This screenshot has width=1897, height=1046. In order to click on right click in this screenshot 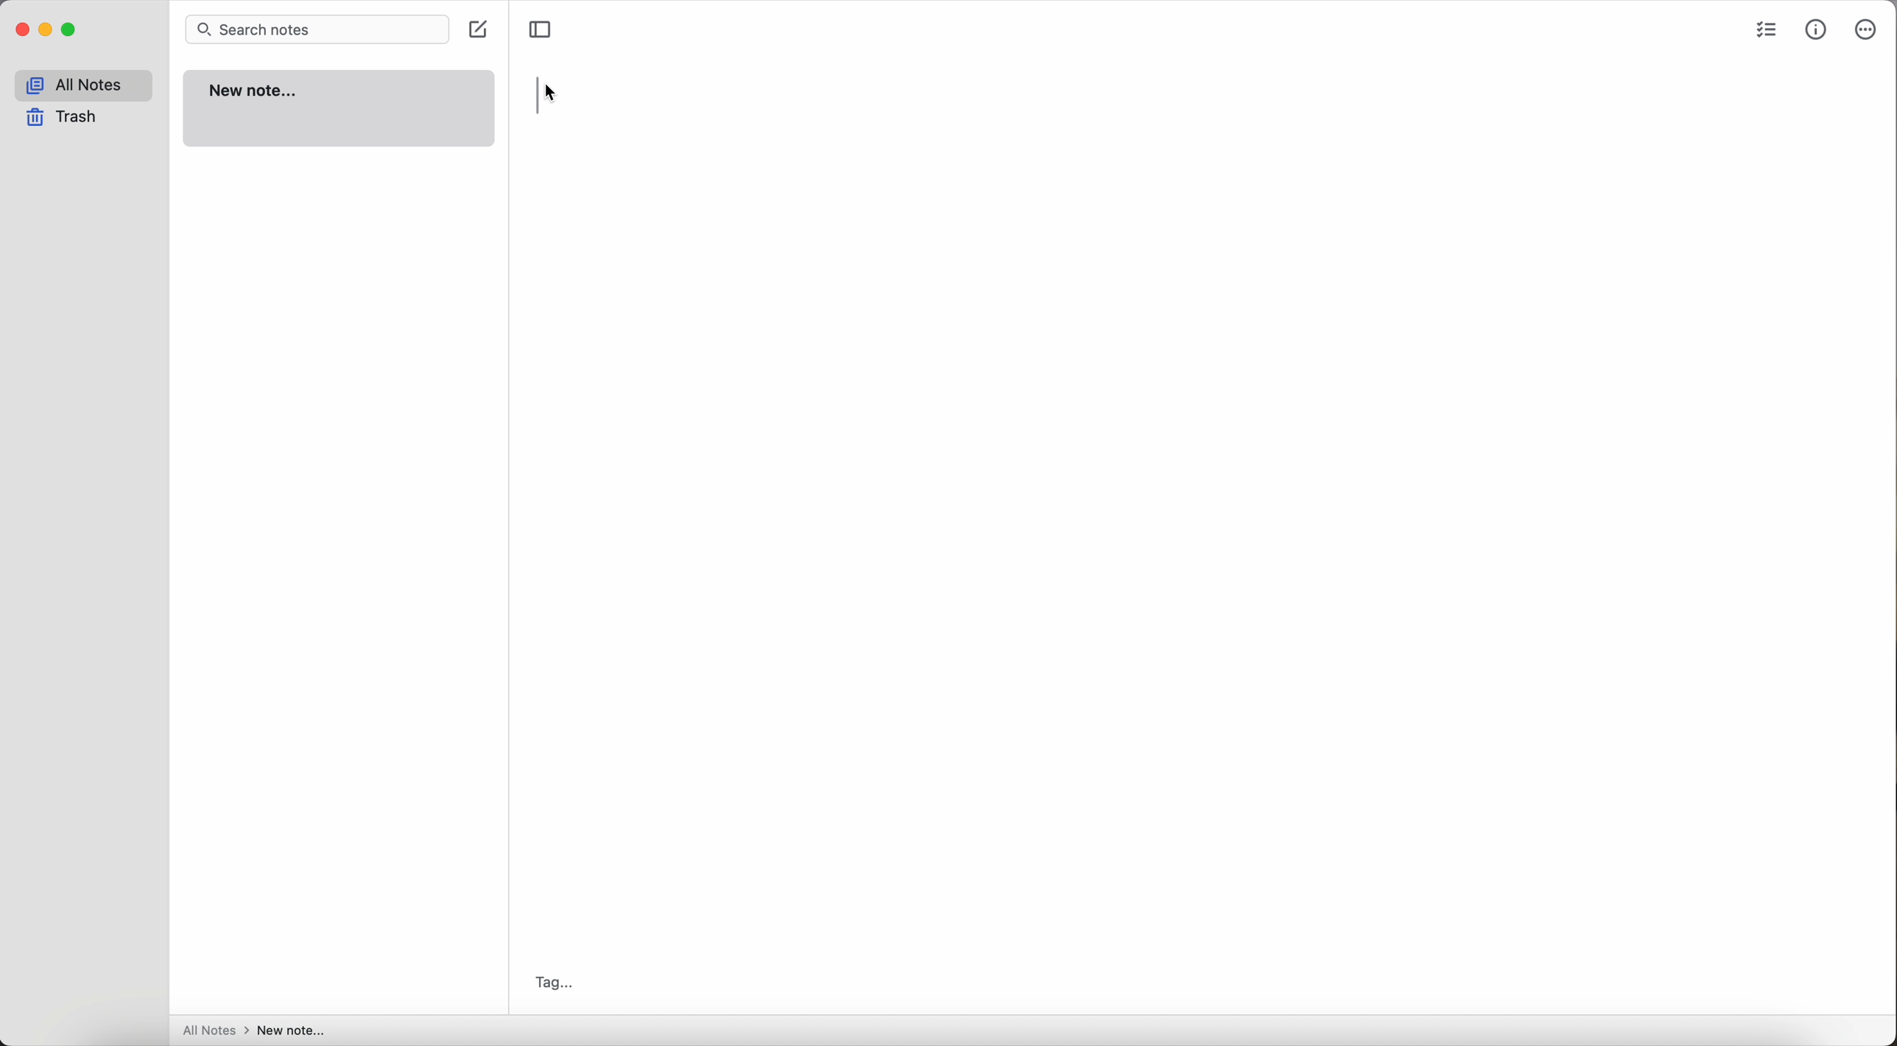, I will do `click(546, 99)`.